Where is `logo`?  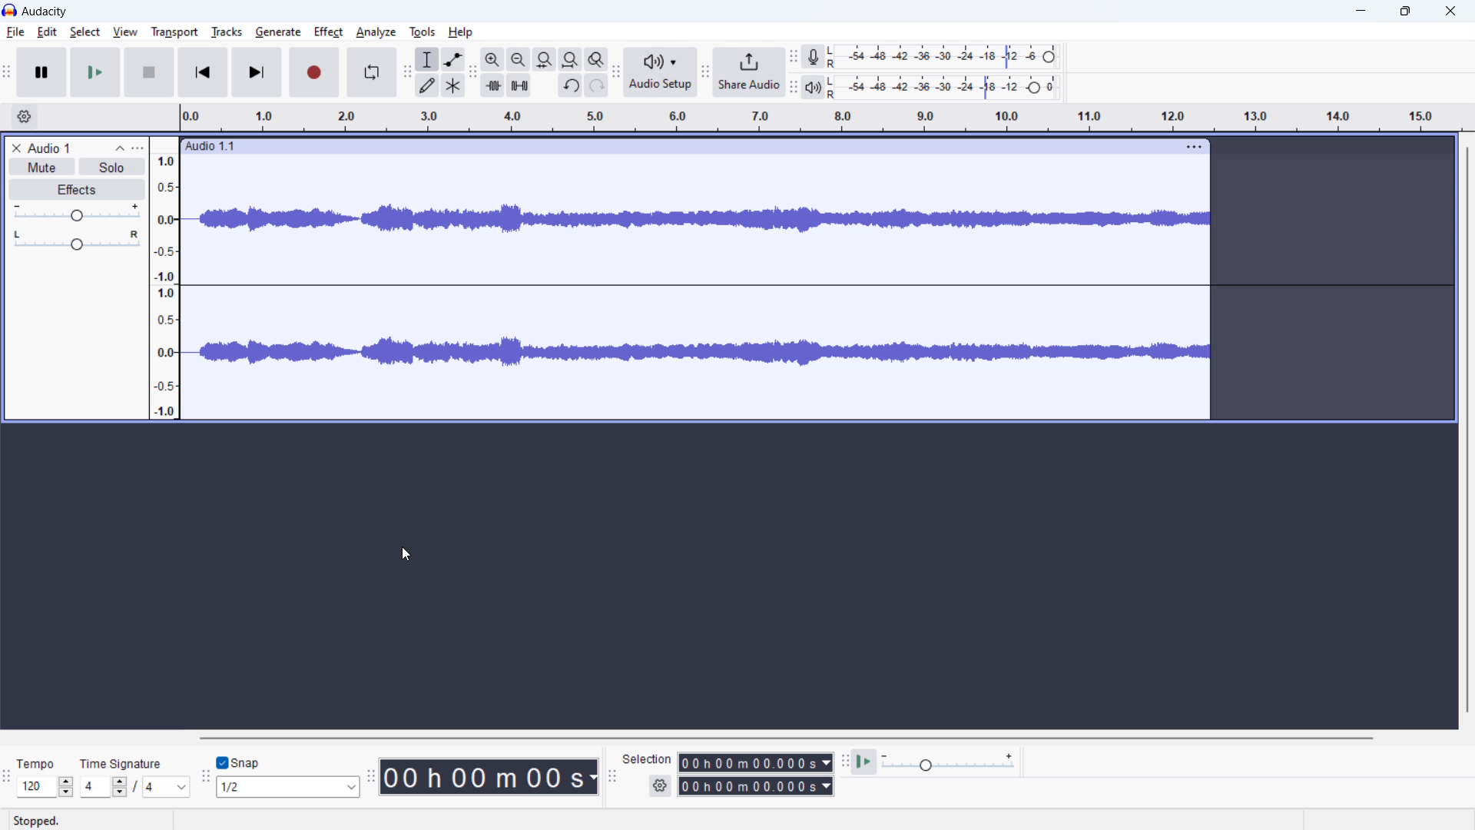
logo is located at coordinates (45, 12).